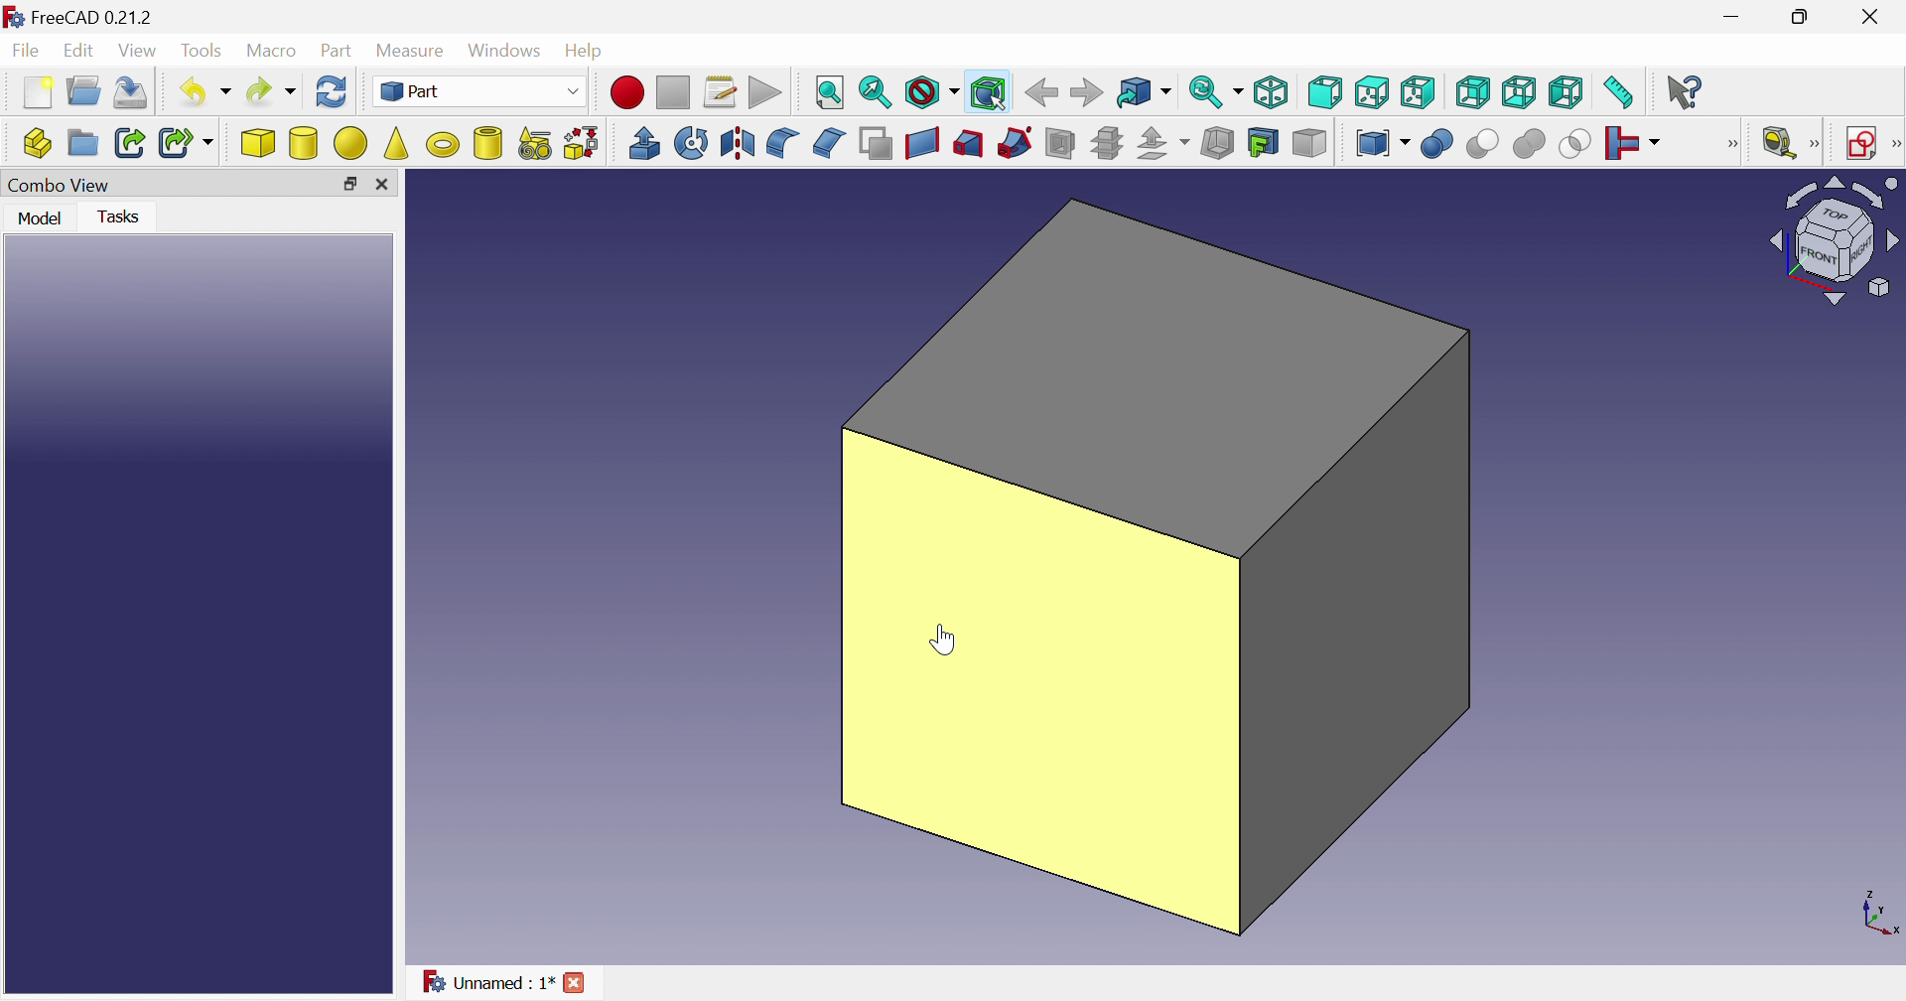 Image resolution: width=1906 pixels, height=1001 pixels. Describe the element at coordinates (932, 94) in the screenshot. I see `Draw style ` at that location.